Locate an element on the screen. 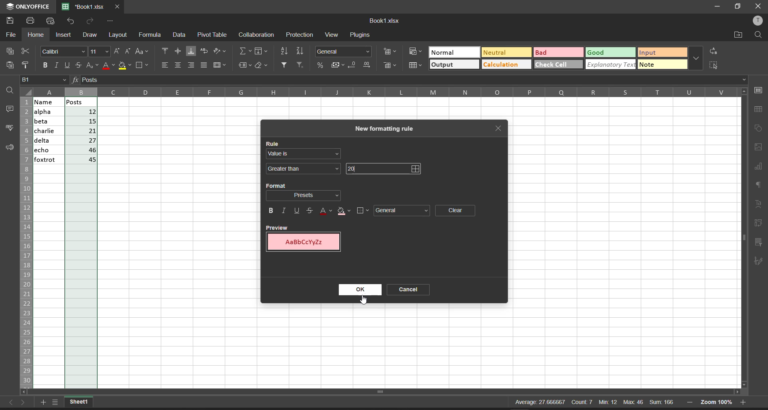 This screenshot has width=768, height=410. note is located at coordinates (649, 64).